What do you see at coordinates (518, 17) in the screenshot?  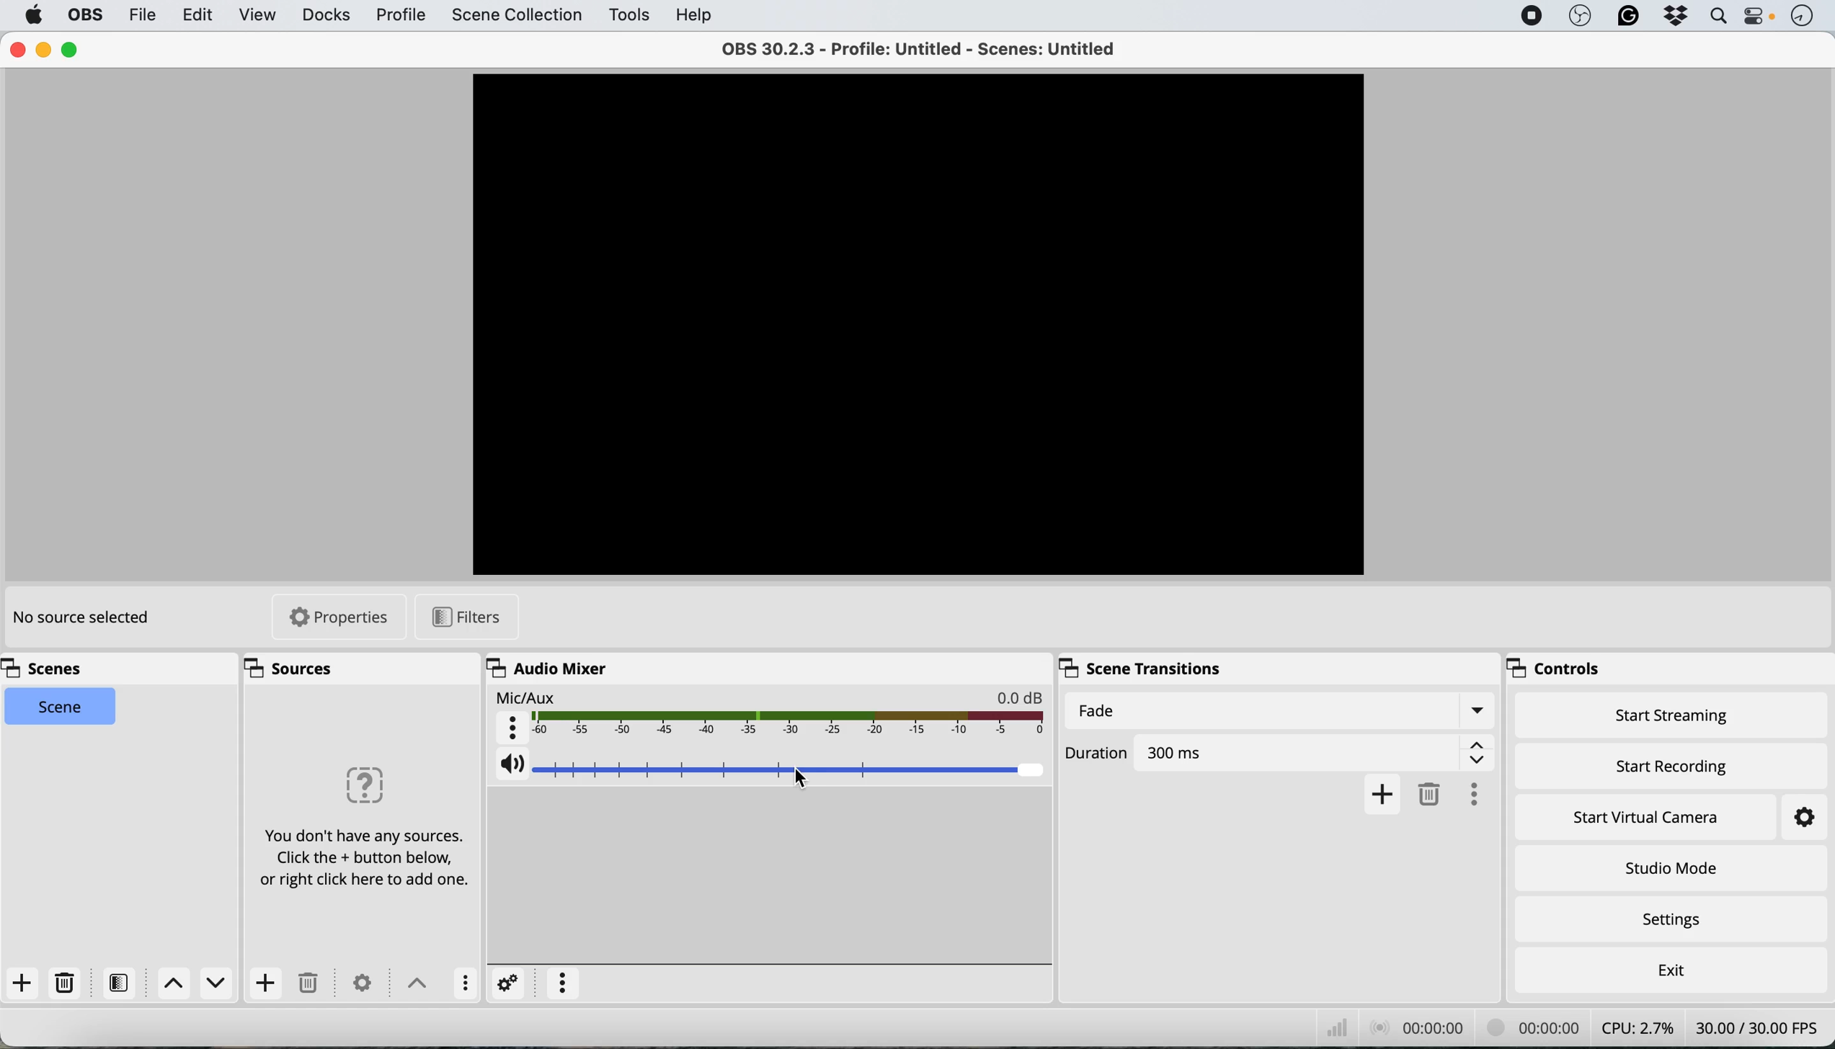 I see `scene collection` at bounding box center [518, 17].